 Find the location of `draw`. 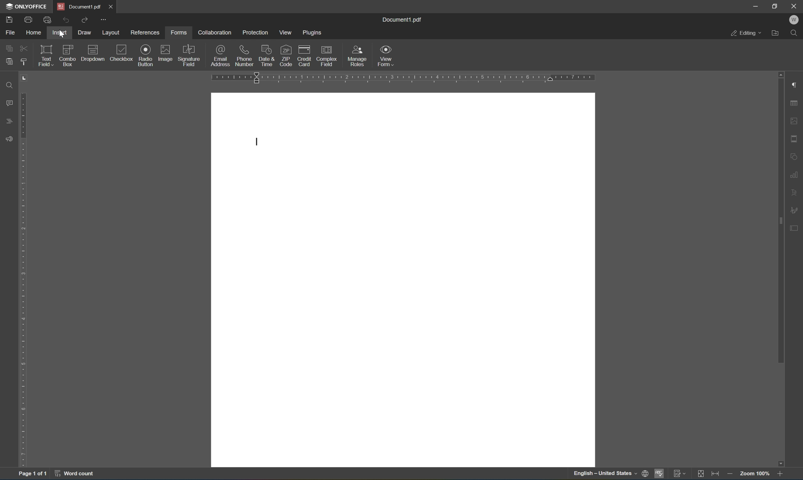

draw is located at coordinates (86, 32).